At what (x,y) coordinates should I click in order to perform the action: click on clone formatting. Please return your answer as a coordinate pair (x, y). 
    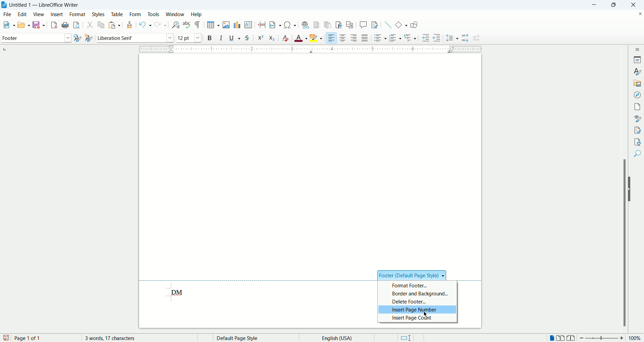
    Looking at the image, I should click on (130, 25).